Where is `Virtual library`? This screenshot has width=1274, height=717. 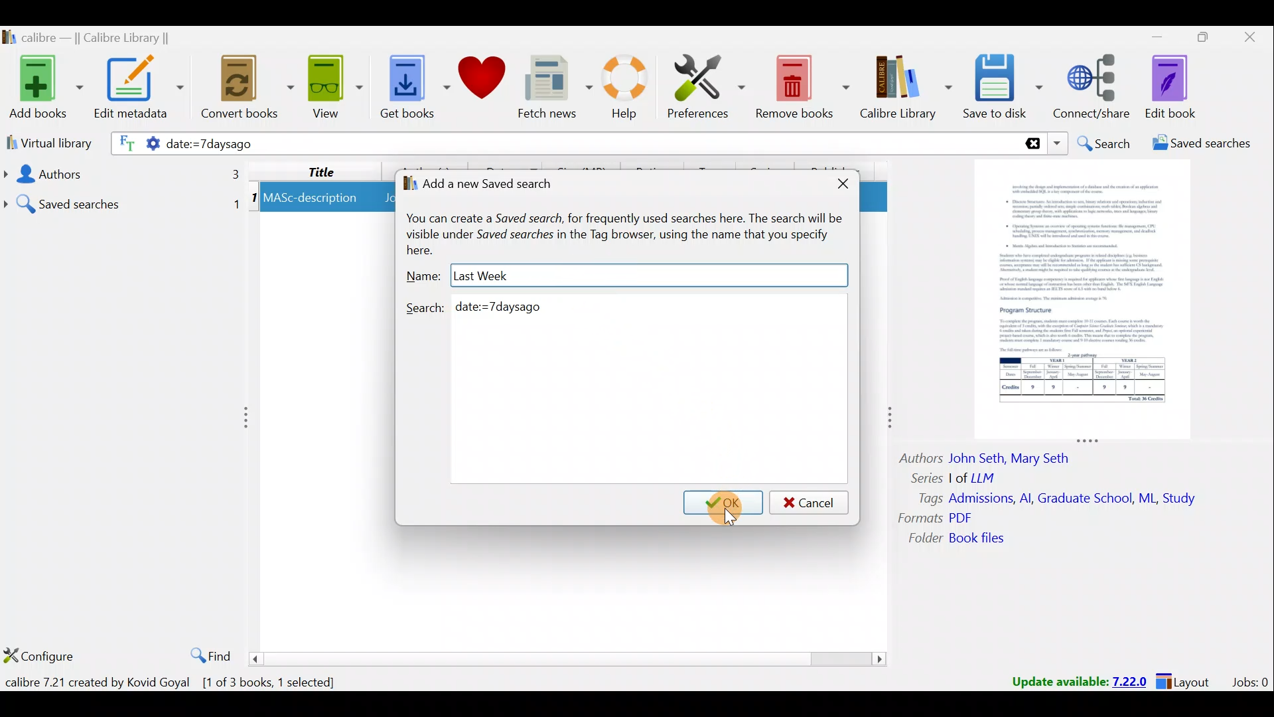 Virtual library is located at coordinates (45, 142).